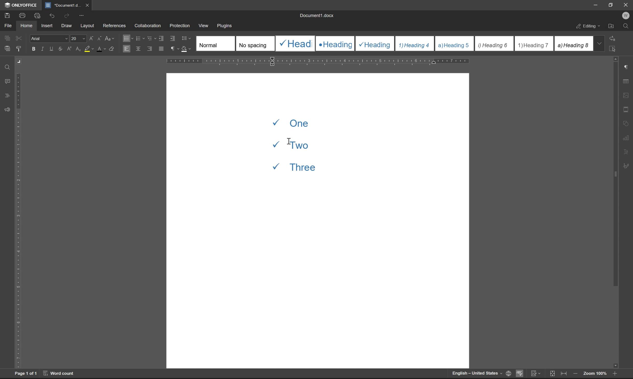 This screenshot has height=379, width=633. Describe the element at coordinates (8, 68) in the screenshot. I see `find` at that location.